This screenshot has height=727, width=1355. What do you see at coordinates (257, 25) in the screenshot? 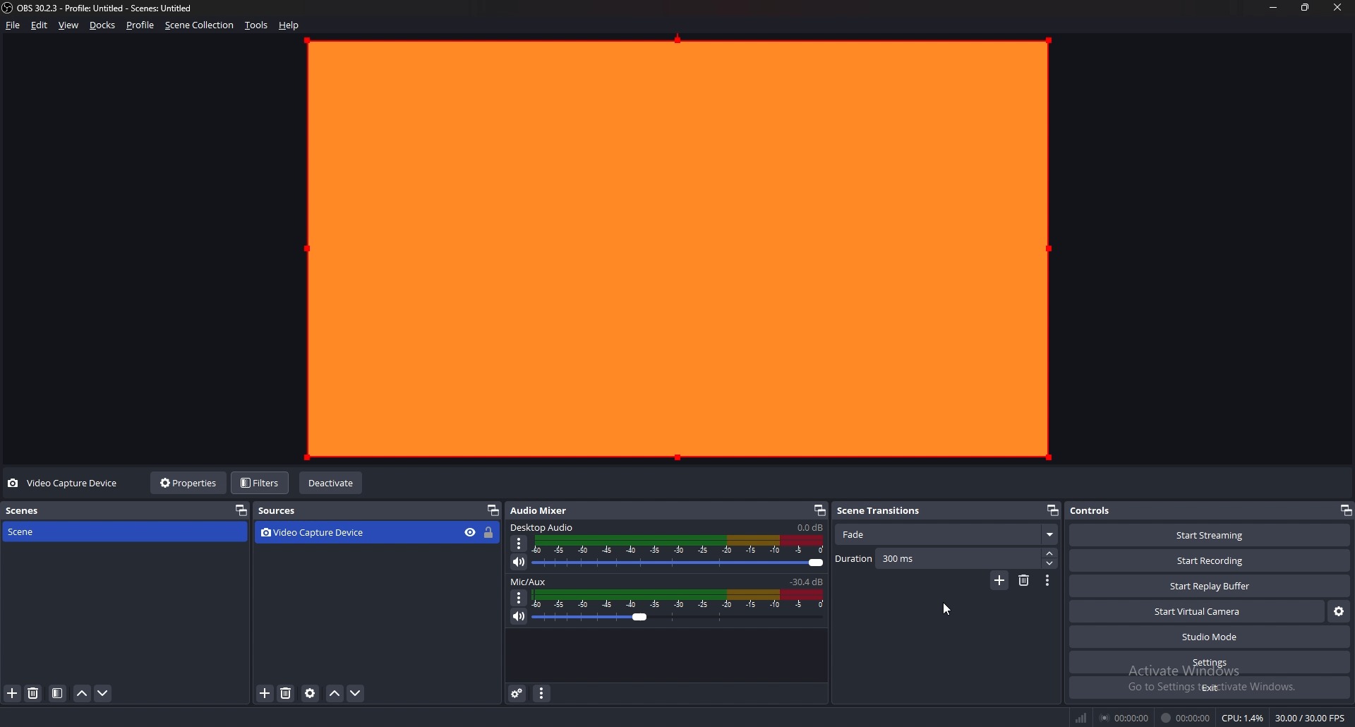
I see `tools` at bounding box center [257, 25].